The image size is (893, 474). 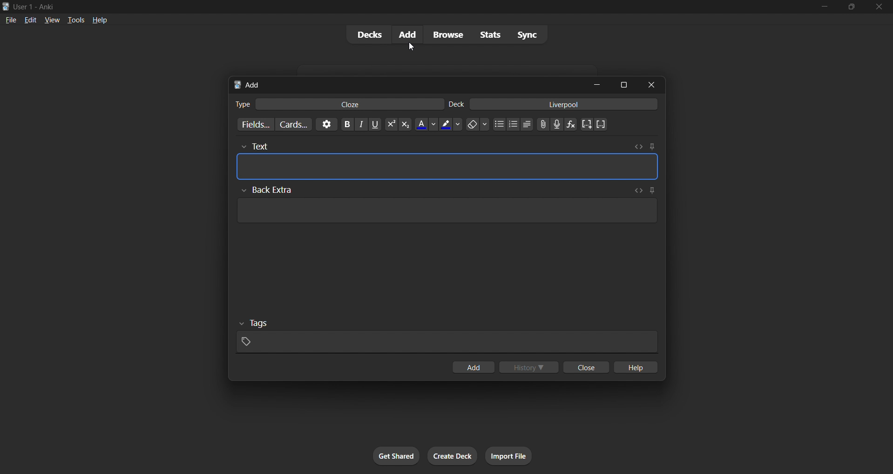 What do you see at coordinates (412, 48) in the screenshot?
I see `cursor` at bounding box center [412, 48].